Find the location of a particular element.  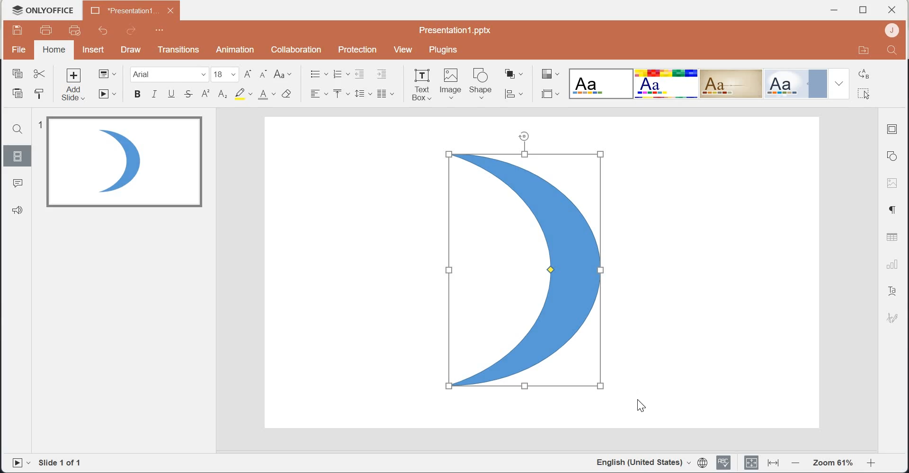

Shape is located at coordinates (482, 83).